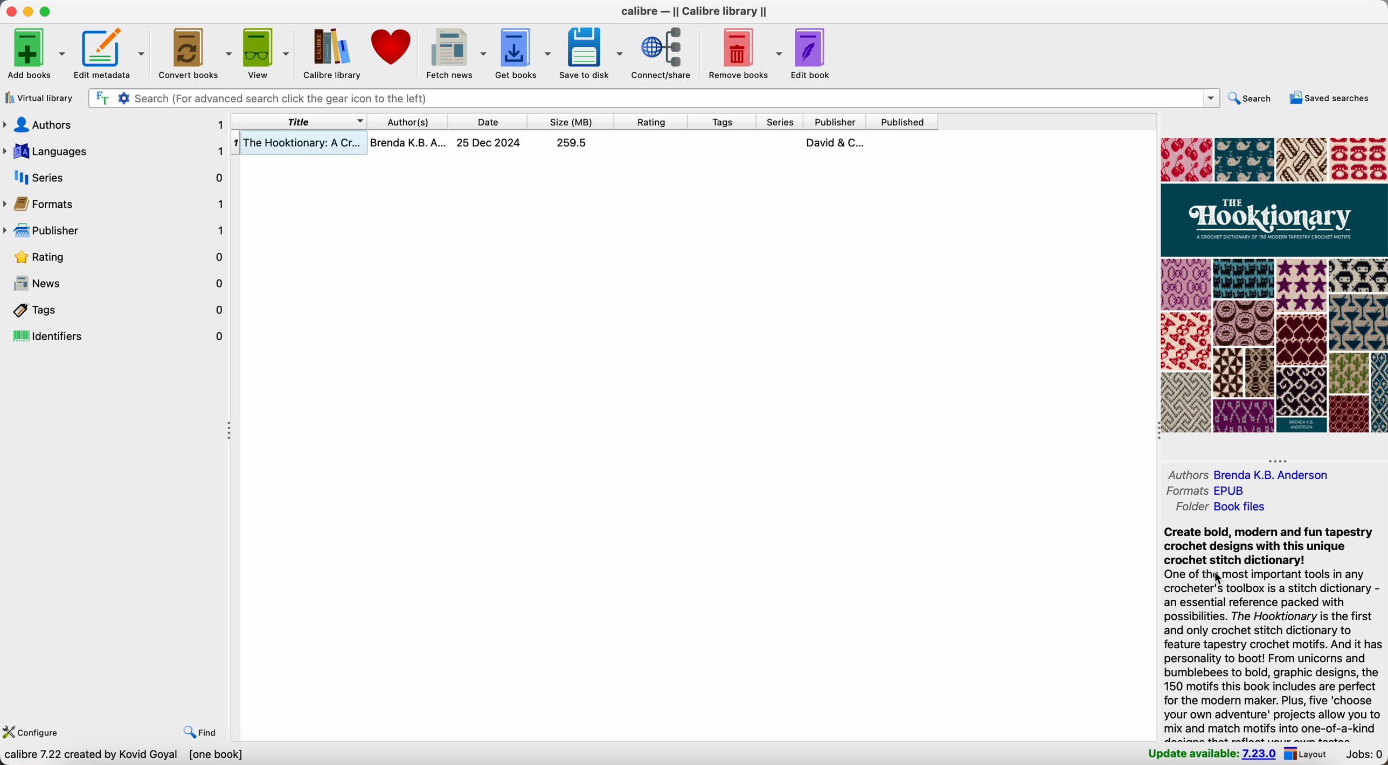 The width and height of the screenshot is (1388, 765). Describe the element at coordinates (524, 51) in the screenshot. I see `get books` at that location.